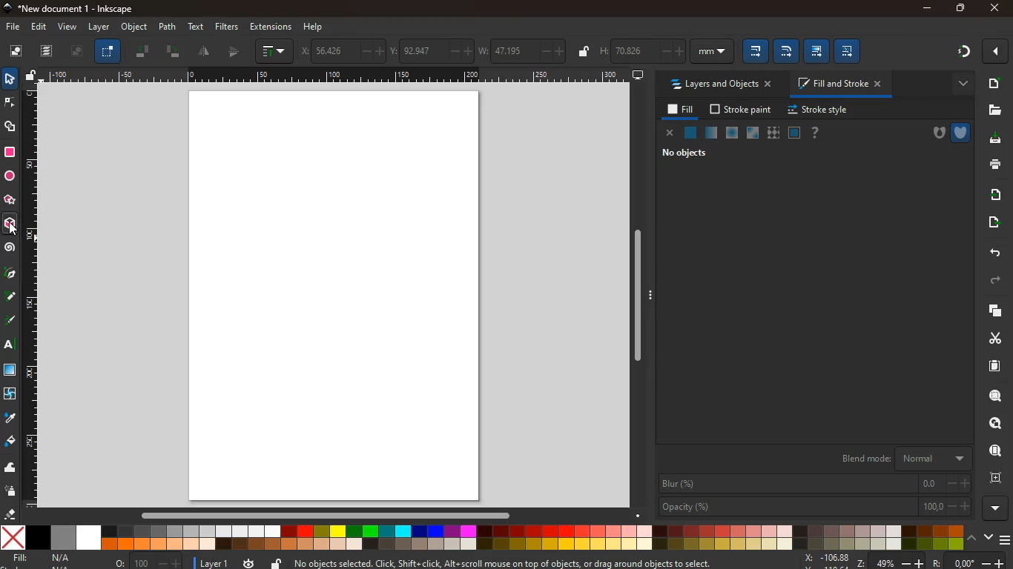 This screenshot has width=1013, height=569. What do you see at coordinates (991, 451) in the screenshot?
I see `use` at bounding box center [991, 451].